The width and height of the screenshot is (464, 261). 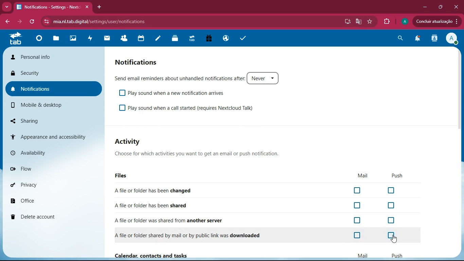 I want to click on Play sound when a new notification arrives., so click(x=173, y=93).